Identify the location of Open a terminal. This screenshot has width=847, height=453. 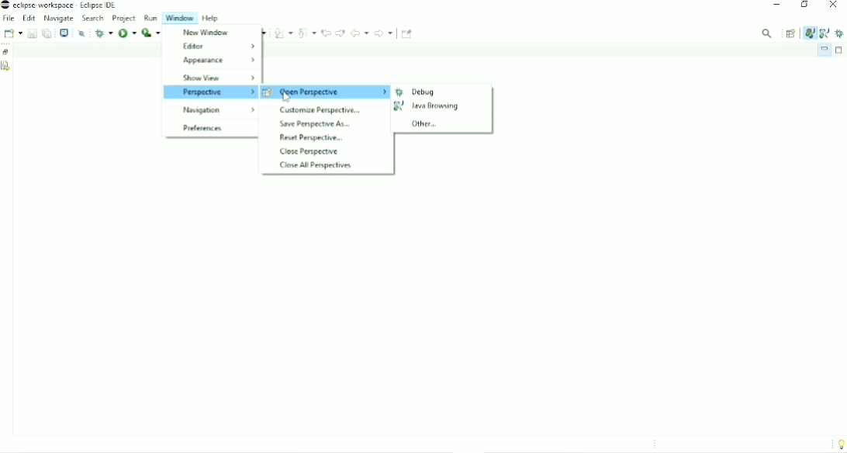
(65, 33).